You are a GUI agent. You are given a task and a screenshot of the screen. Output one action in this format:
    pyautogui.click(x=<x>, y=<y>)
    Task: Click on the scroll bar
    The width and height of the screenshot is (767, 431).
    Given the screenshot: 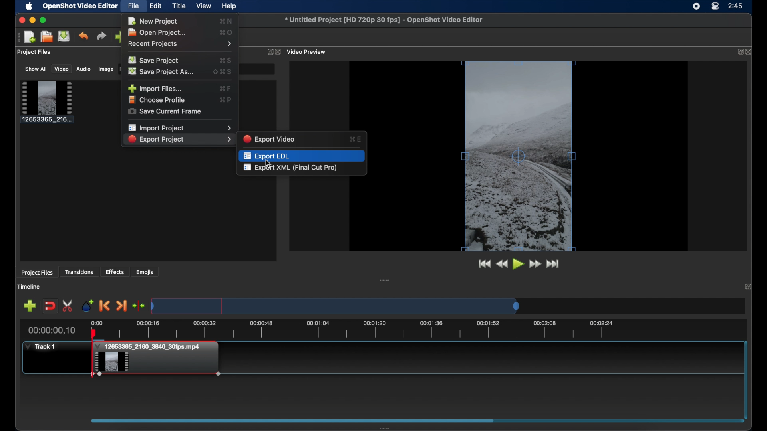 What is the action you would take?
    pyautogui.click(x=745, y=378)
    